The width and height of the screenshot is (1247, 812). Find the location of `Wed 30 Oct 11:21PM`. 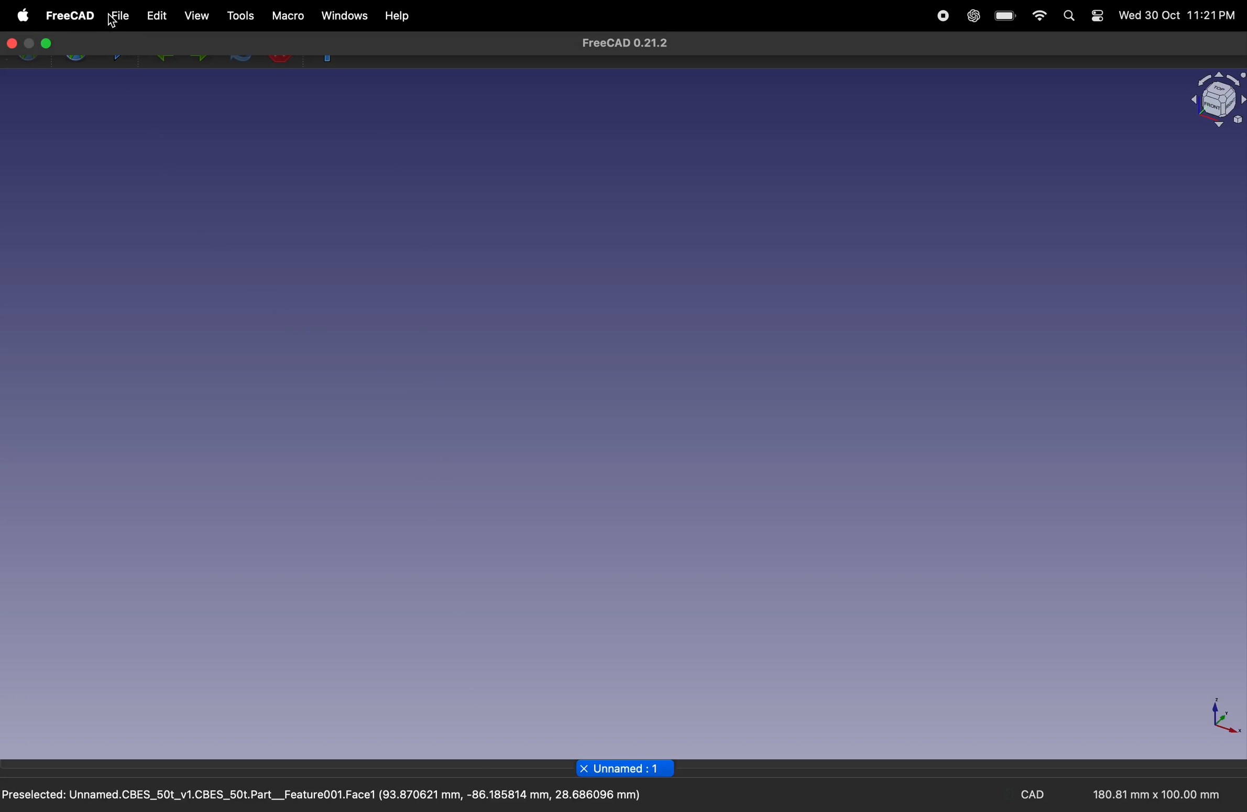

Wed 30 Oct 11:21PM is located at coordinates (1177, 16).